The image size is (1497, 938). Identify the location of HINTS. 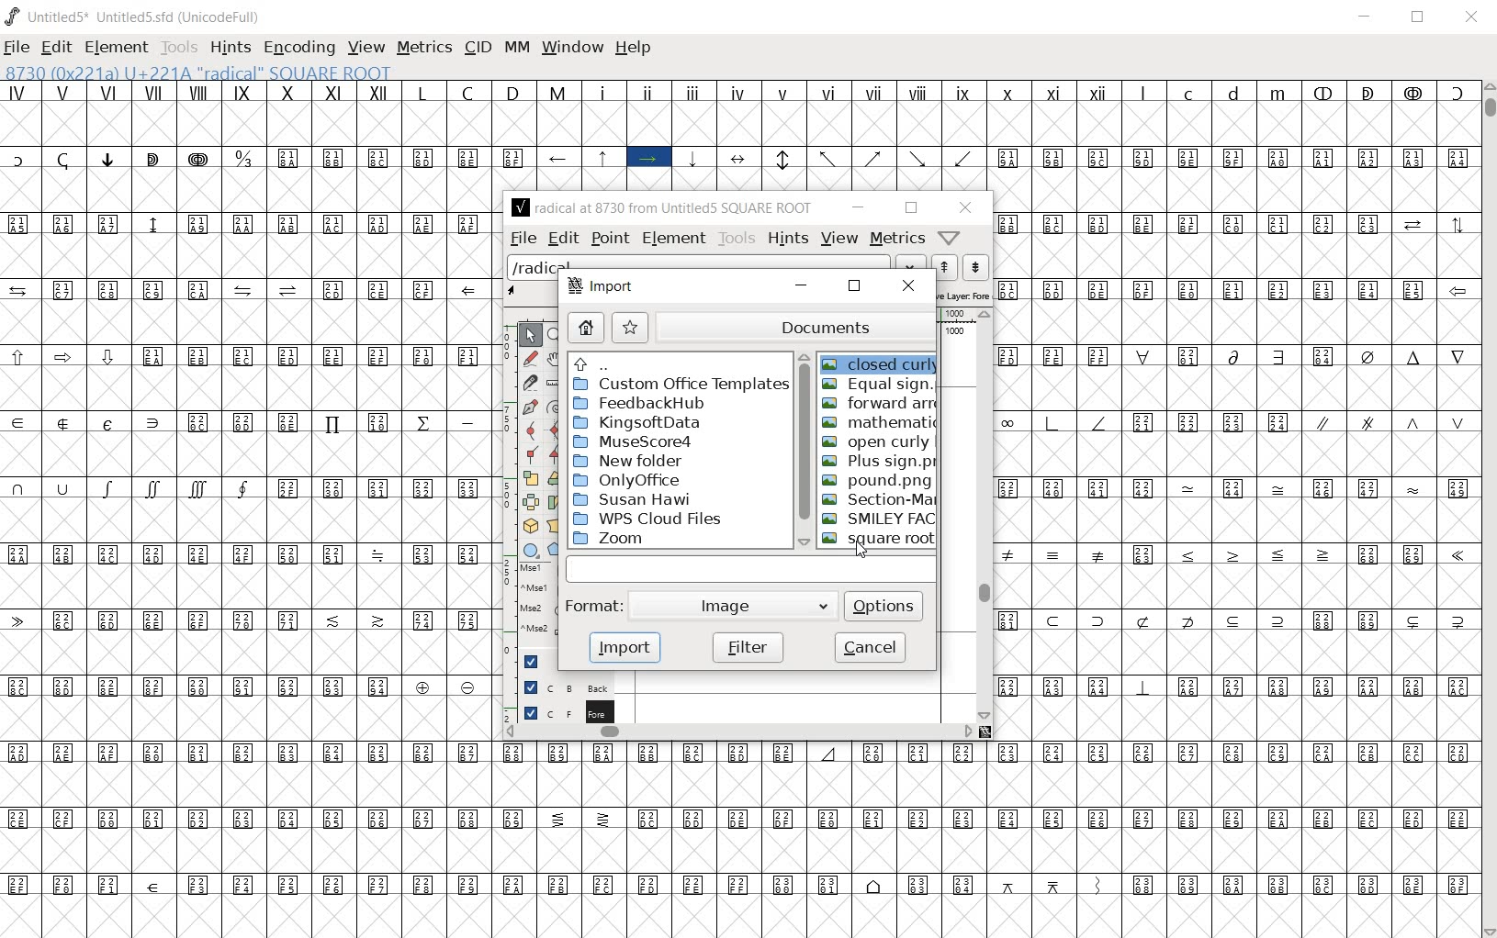
(230, 49).